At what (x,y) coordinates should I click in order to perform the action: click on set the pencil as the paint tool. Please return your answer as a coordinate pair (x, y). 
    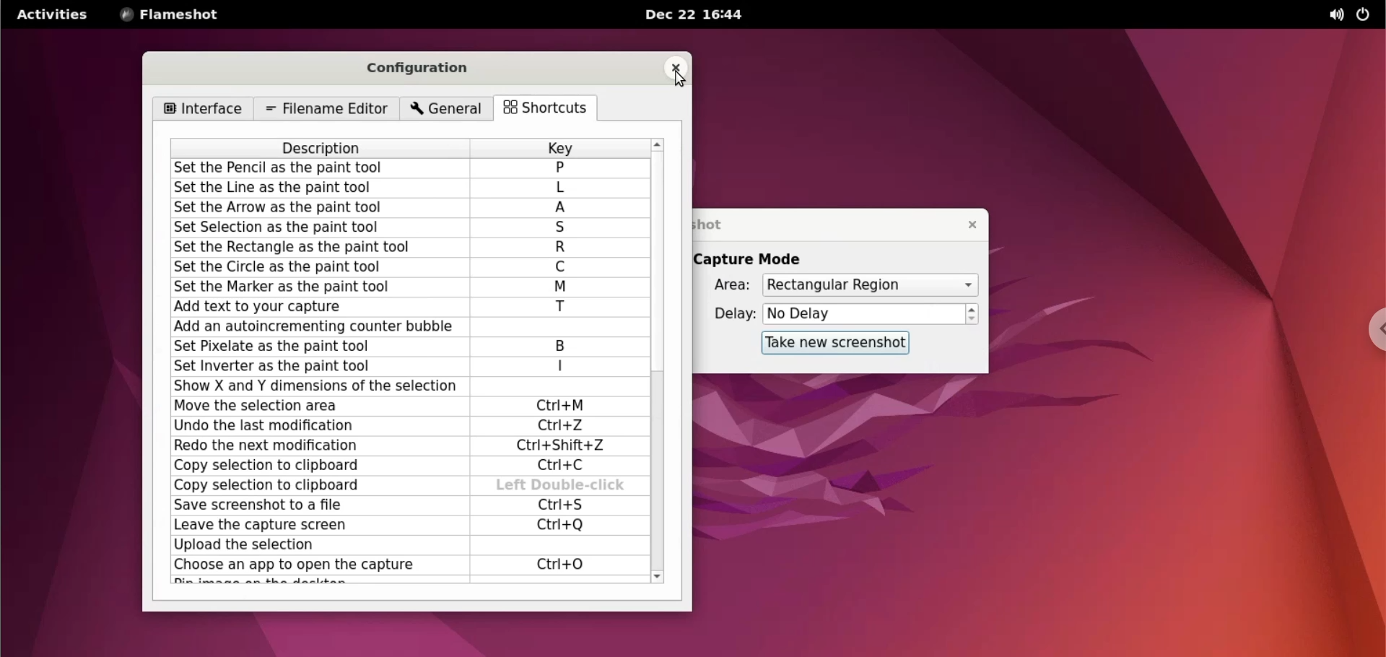
    Looking at the image, I should click on (323, 169).